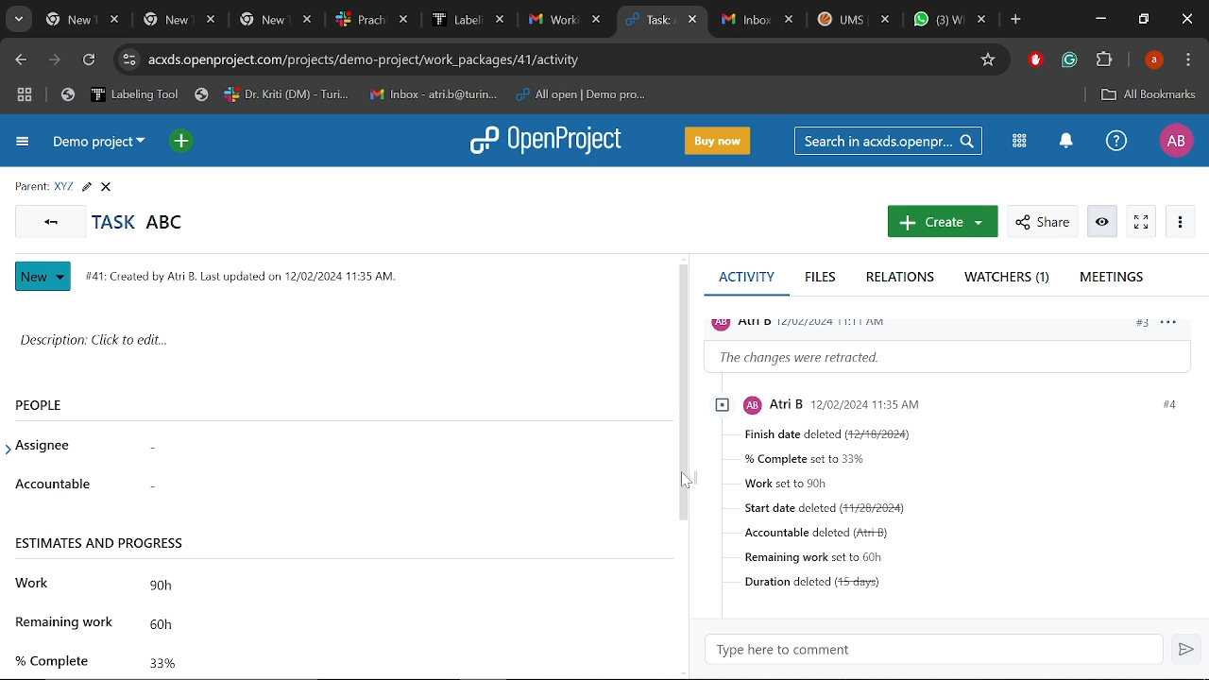  Describe the element at coordinates (652, 21) in the screenshot. I see `Current tab` at that location.